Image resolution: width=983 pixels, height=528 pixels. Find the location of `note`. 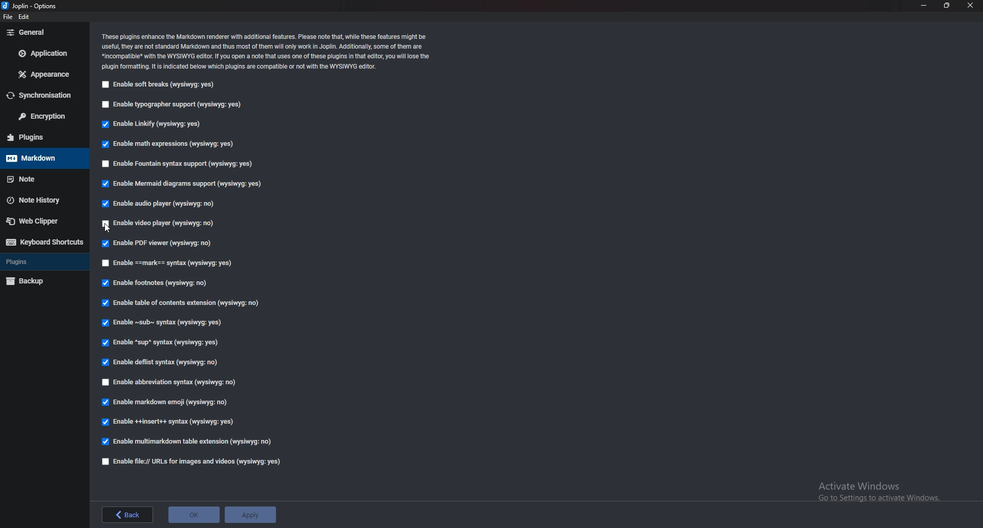

note is located at coordinates (38, 179).